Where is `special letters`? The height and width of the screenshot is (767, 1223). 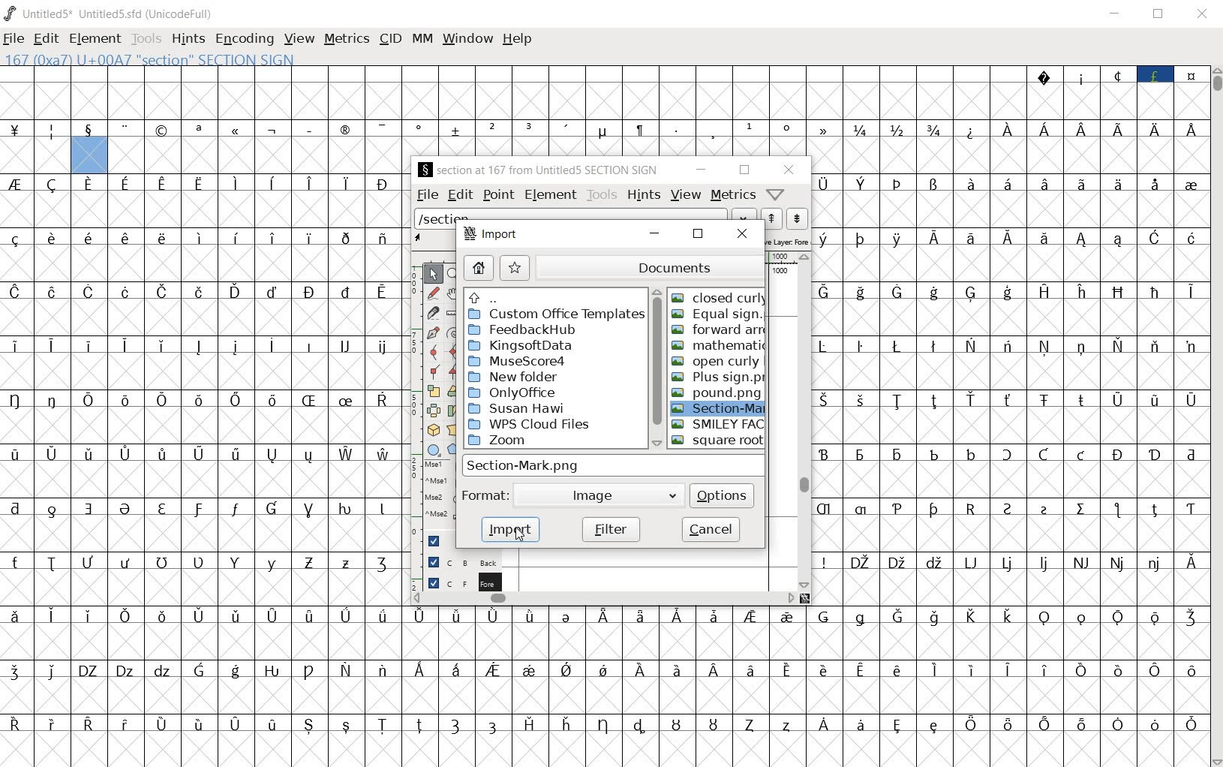
special letters is located at coordinates (606, 669).